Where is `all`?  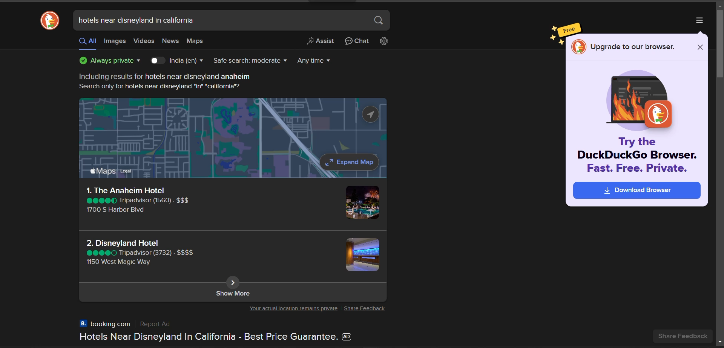
all is located at coordinates (87, 42).